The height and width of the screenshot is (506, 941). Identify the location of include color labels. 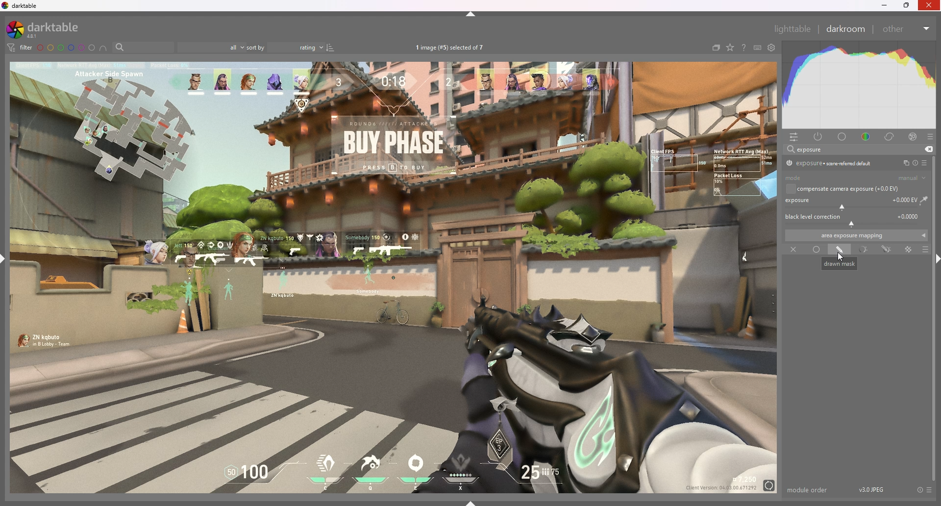
(104, 48).